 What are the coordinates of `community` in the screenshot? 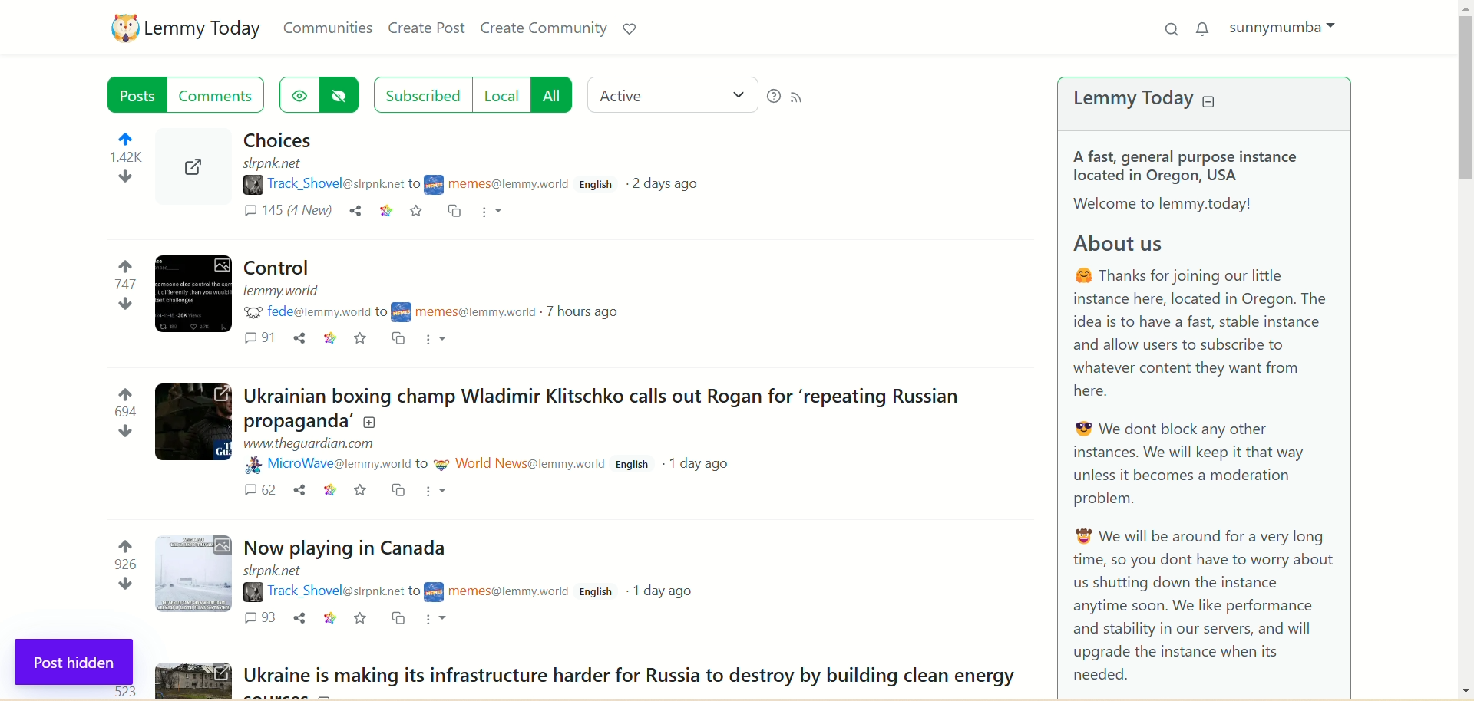 It's located at (499, 594).